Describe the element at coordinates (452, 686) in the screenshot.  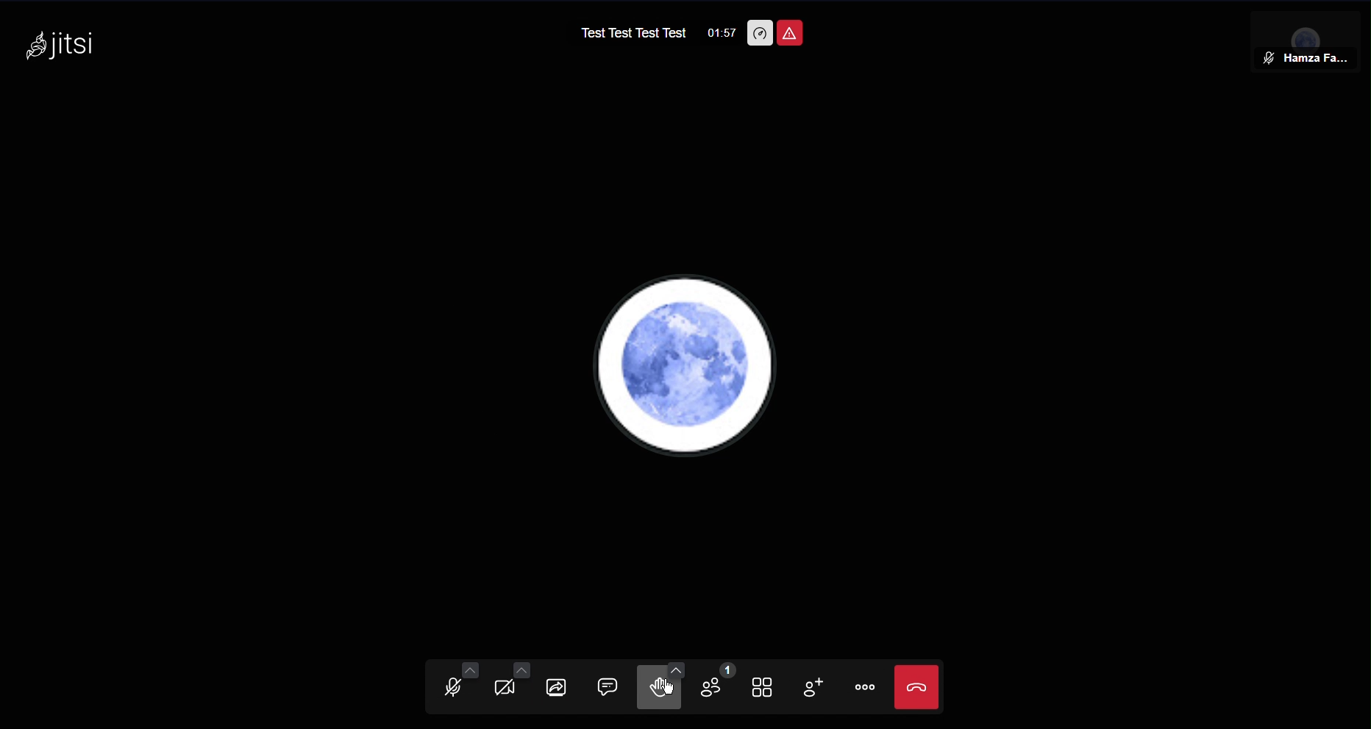
I see `Audio` at that location.